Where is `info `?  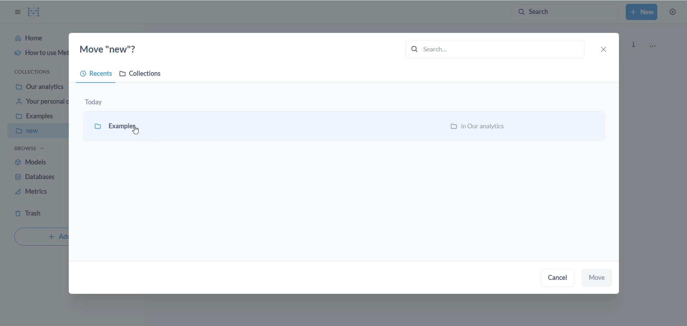
info  is located at coordinates (635, 44).